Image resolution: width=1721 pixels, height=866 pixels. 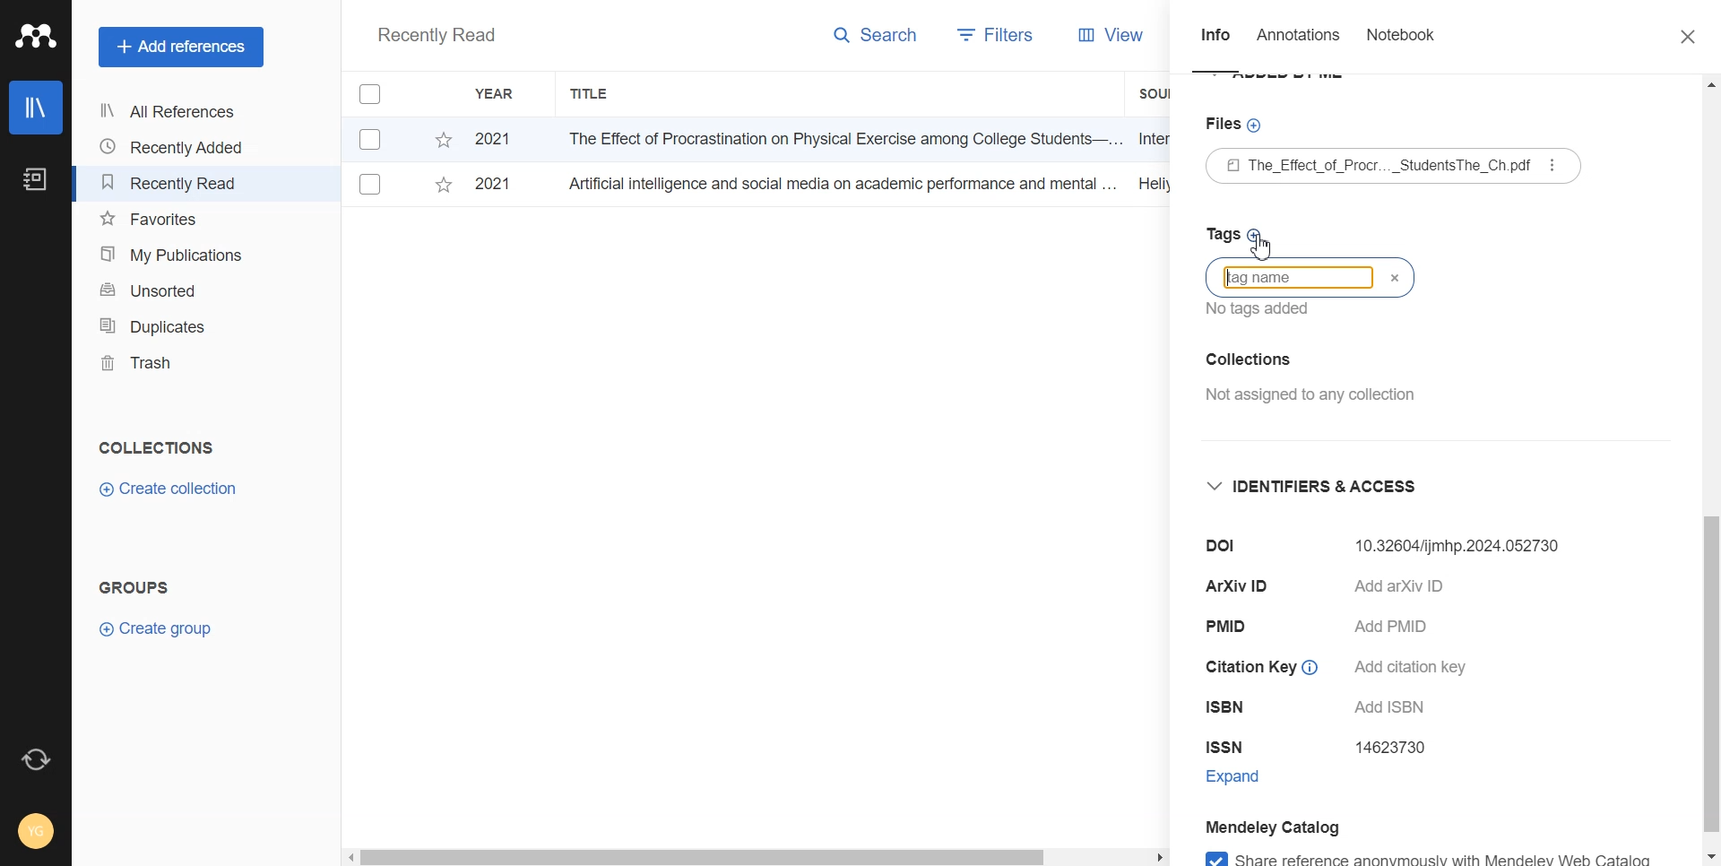 I want to click on Cursor, so click(x=1265, y=250).